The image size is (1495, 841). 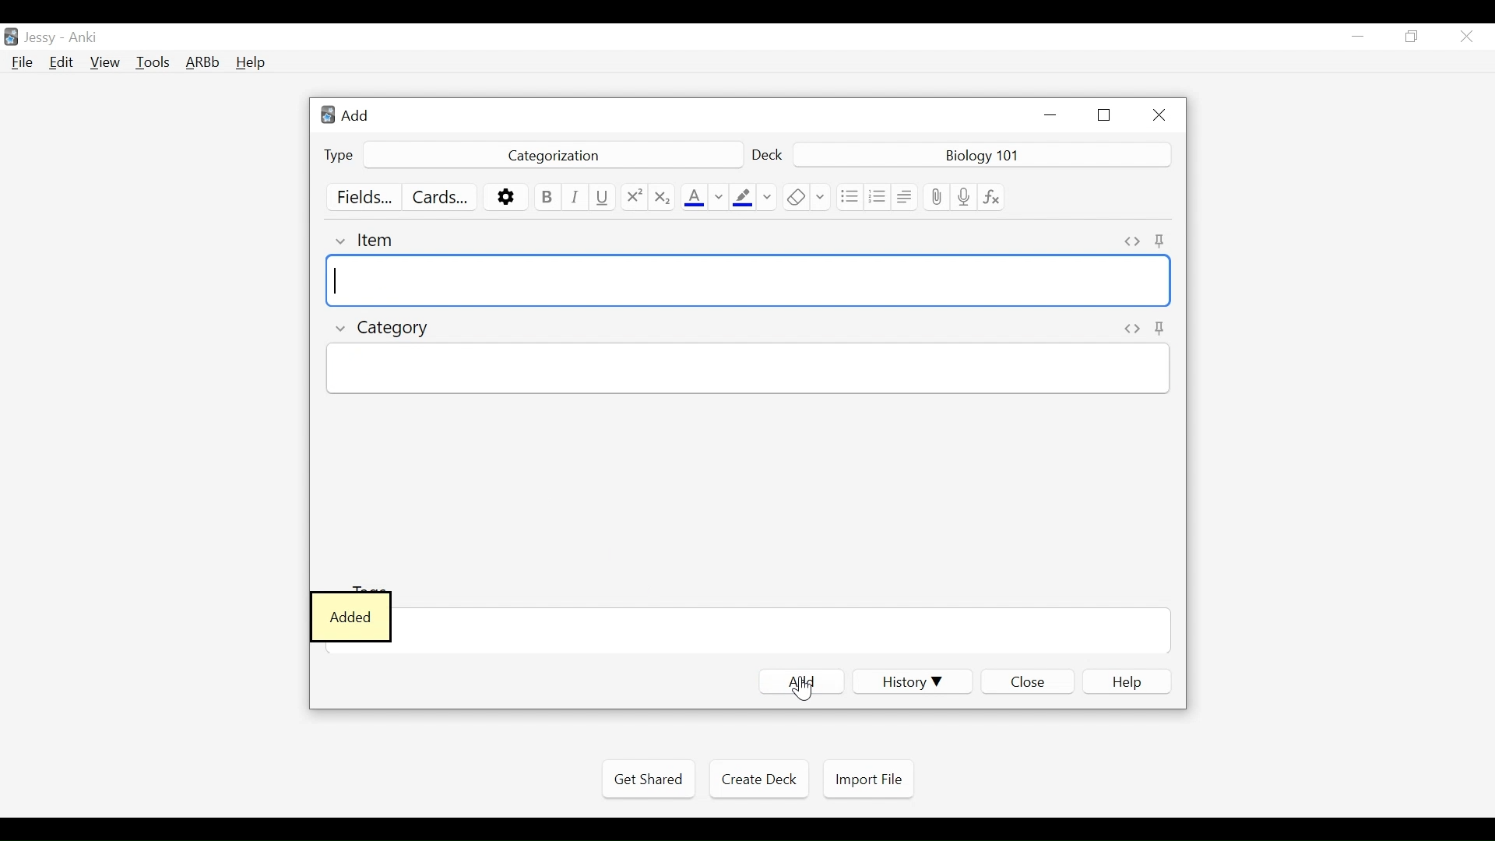 I want to click on Bold, so click(x=548, y=197).